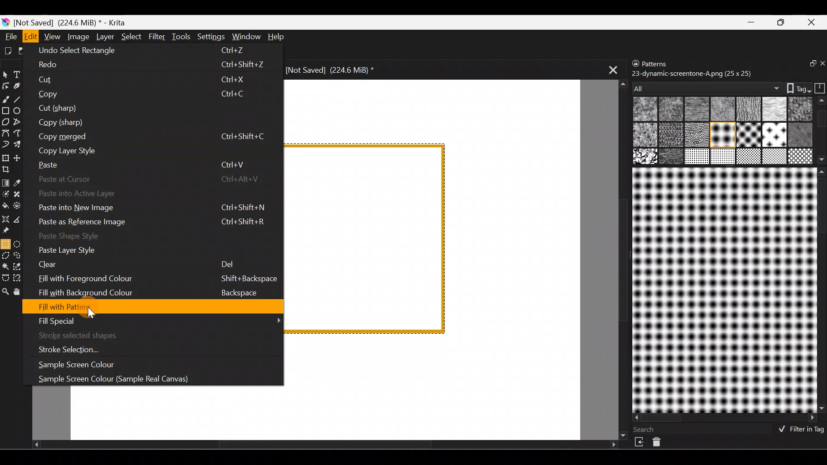 The height and width of the screenshot is (465, 827). Describe the element at coordinates (77, 37) in the screenshot. I see `Image` at that location.